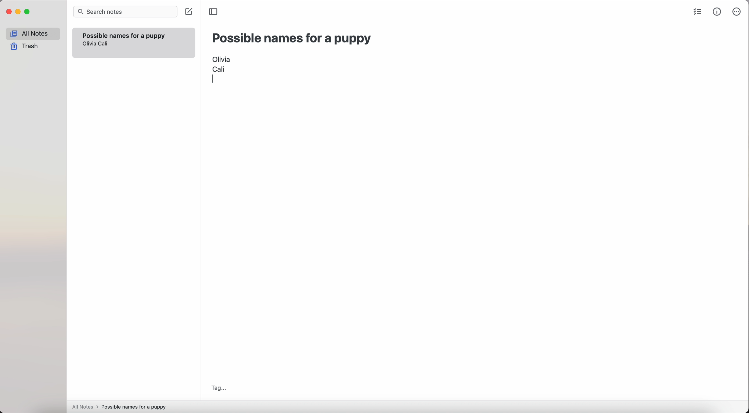  What do you see at coordinates (26, 47) in the screenshot?
I see `trash` at bounding box center [26, 47].